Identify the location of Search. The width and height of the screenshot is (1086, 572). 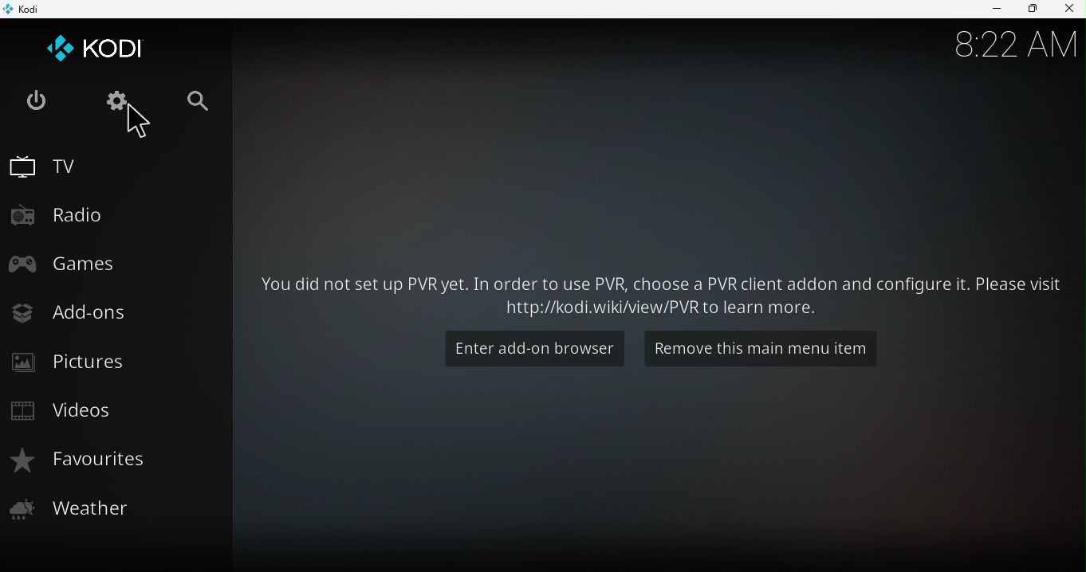
(204, 100).